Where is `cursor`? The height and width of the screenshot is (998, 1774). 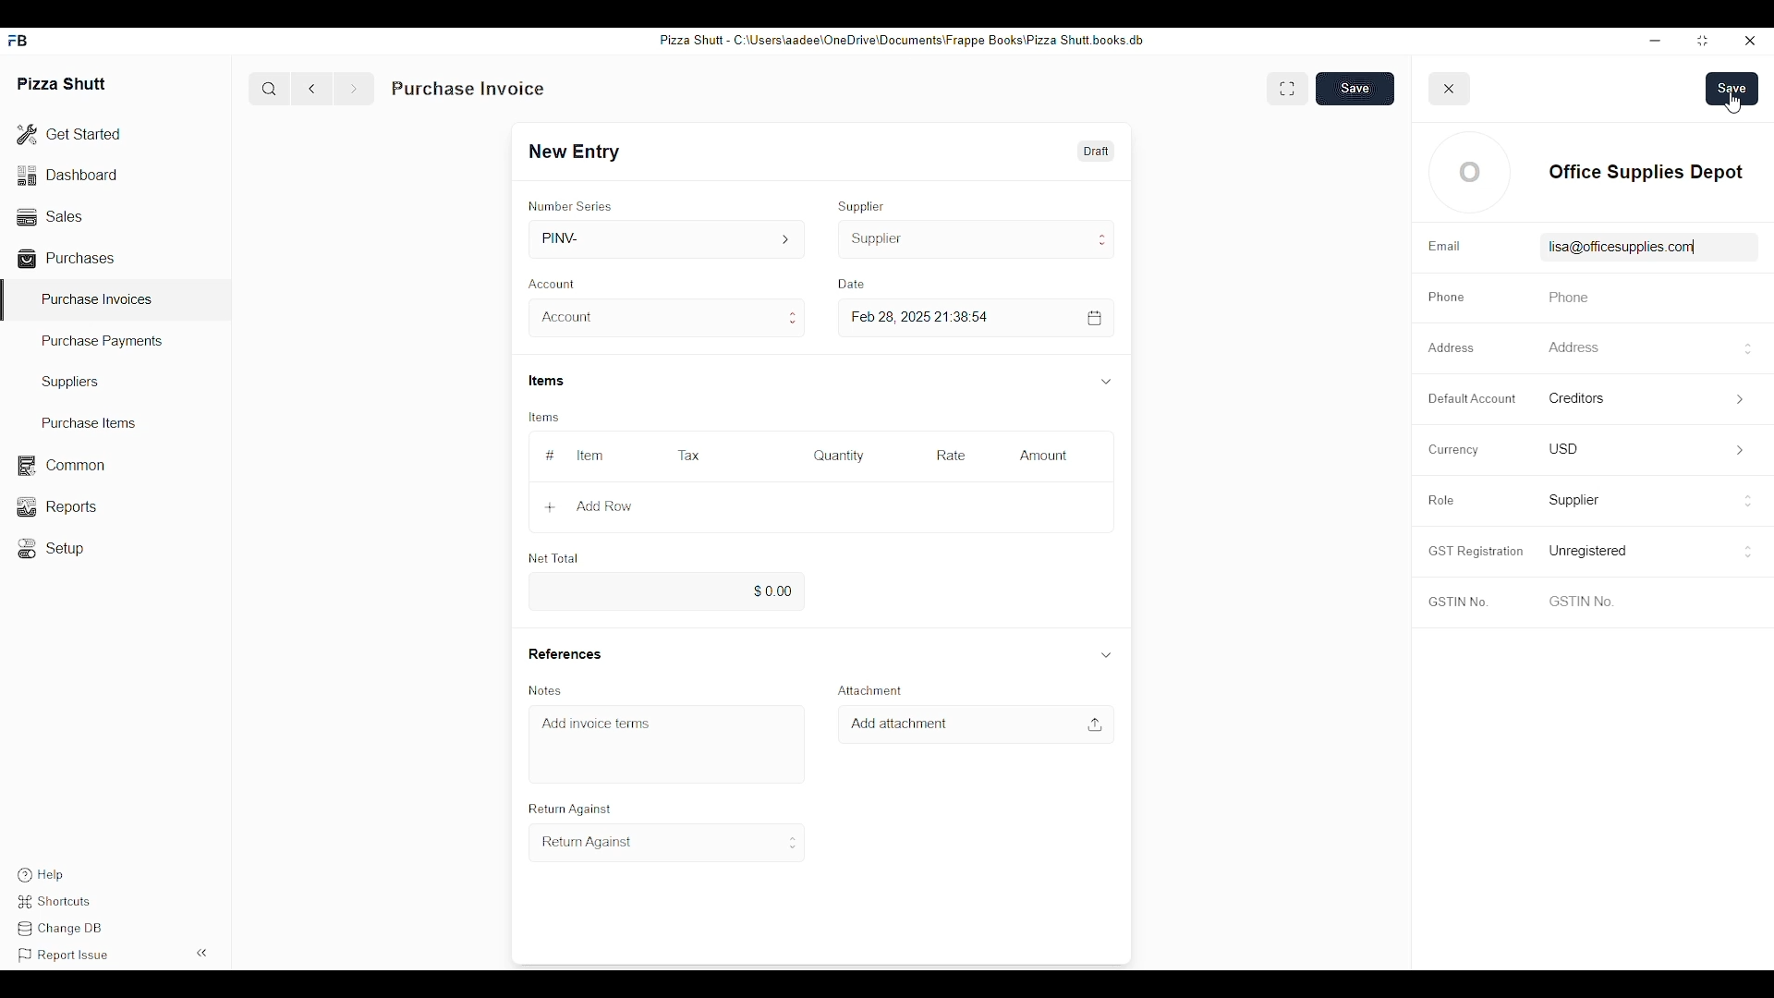 cursor is located at coordinates (1733, 103).